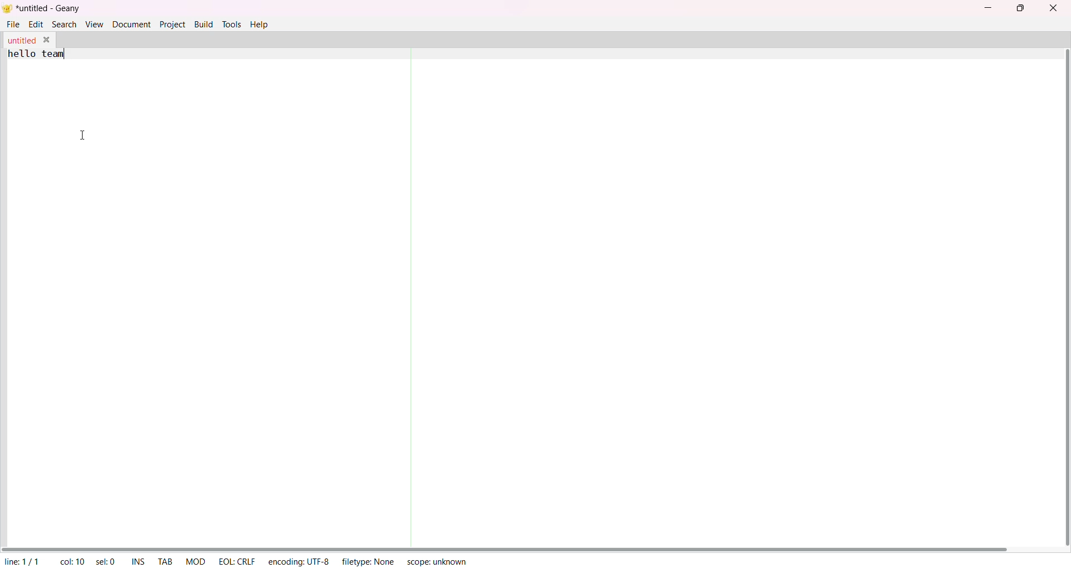 Image resolution: width=1071 pixels, height=568 pixels. I want to click on close, so click(1054, 10).